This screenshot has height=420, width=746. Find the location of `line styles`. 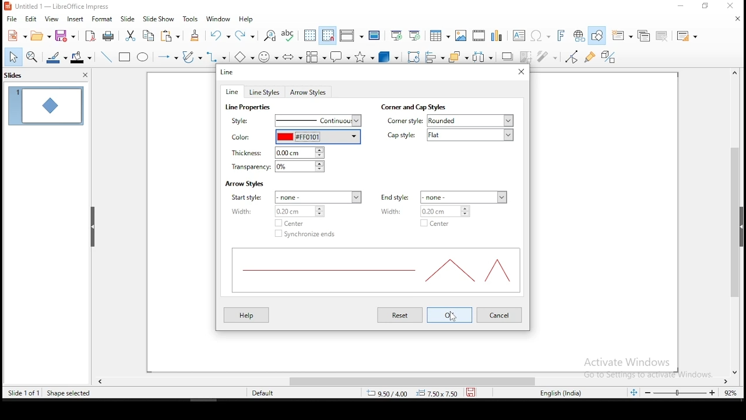

line styles is located at coordinates (266, 92).